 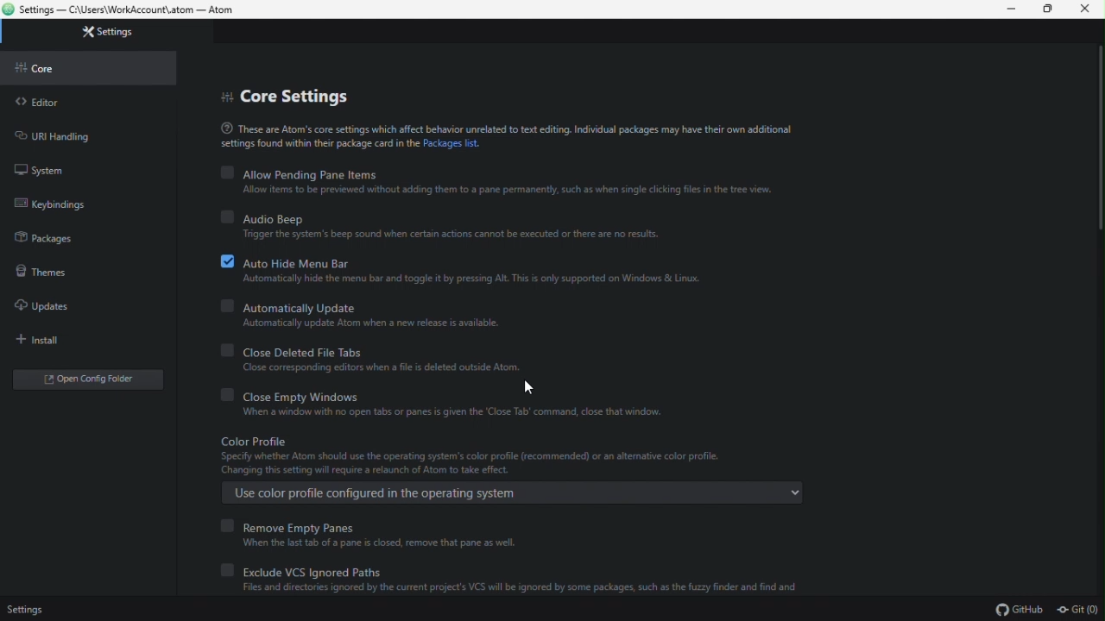 What do you see at coordinates (479, 279) in the screenshot?
I see `‘Automatically hide the men bar and togale t by pressing AR. Thi is only supported on Windows & Linux` at bounding box center [479, 279].